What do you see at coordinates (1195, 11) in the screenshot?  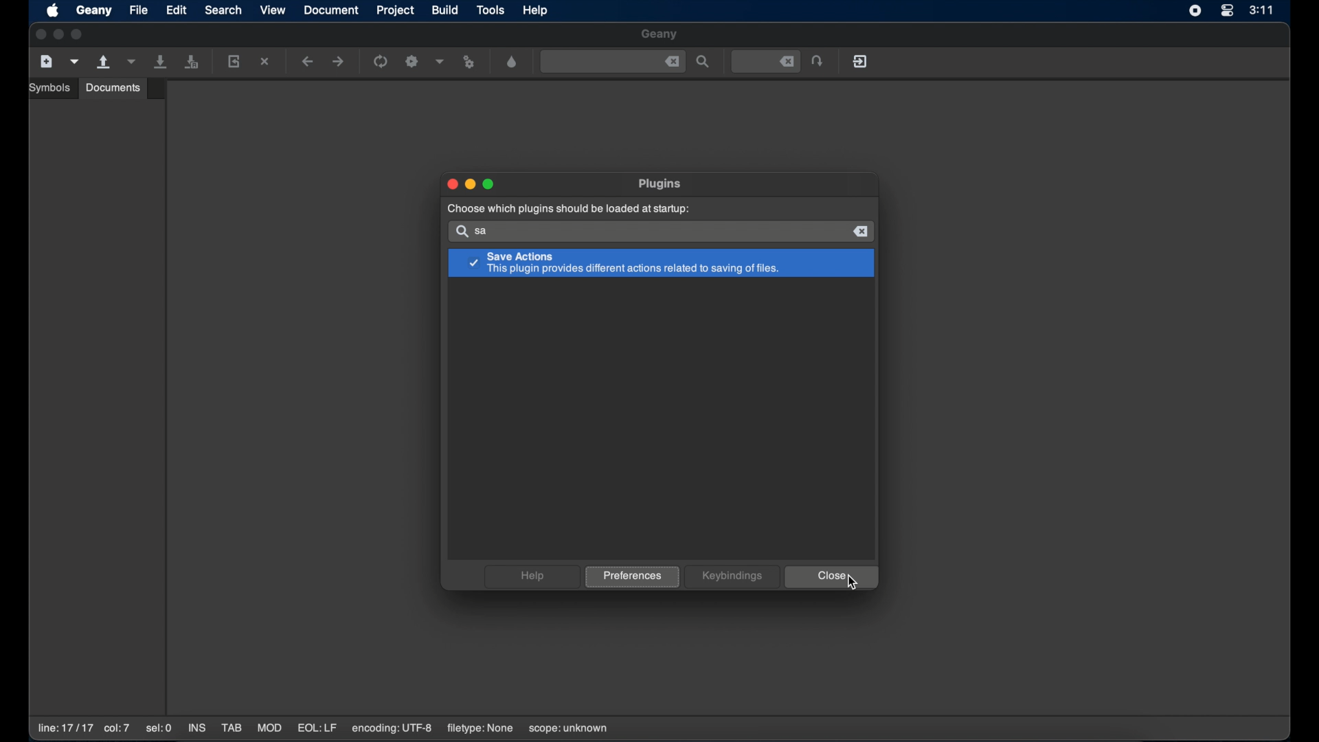 I see `screen recorder icon` at bounding box center [1195, 11].